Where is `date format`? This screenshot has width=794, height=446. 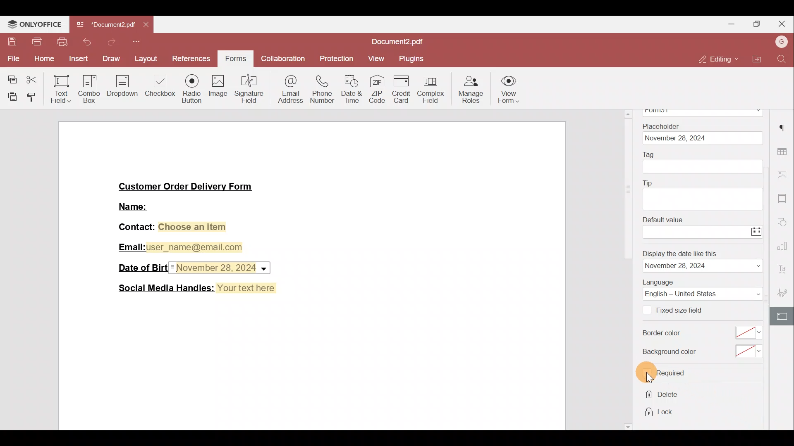
date format is located at coordinates (703, 266).